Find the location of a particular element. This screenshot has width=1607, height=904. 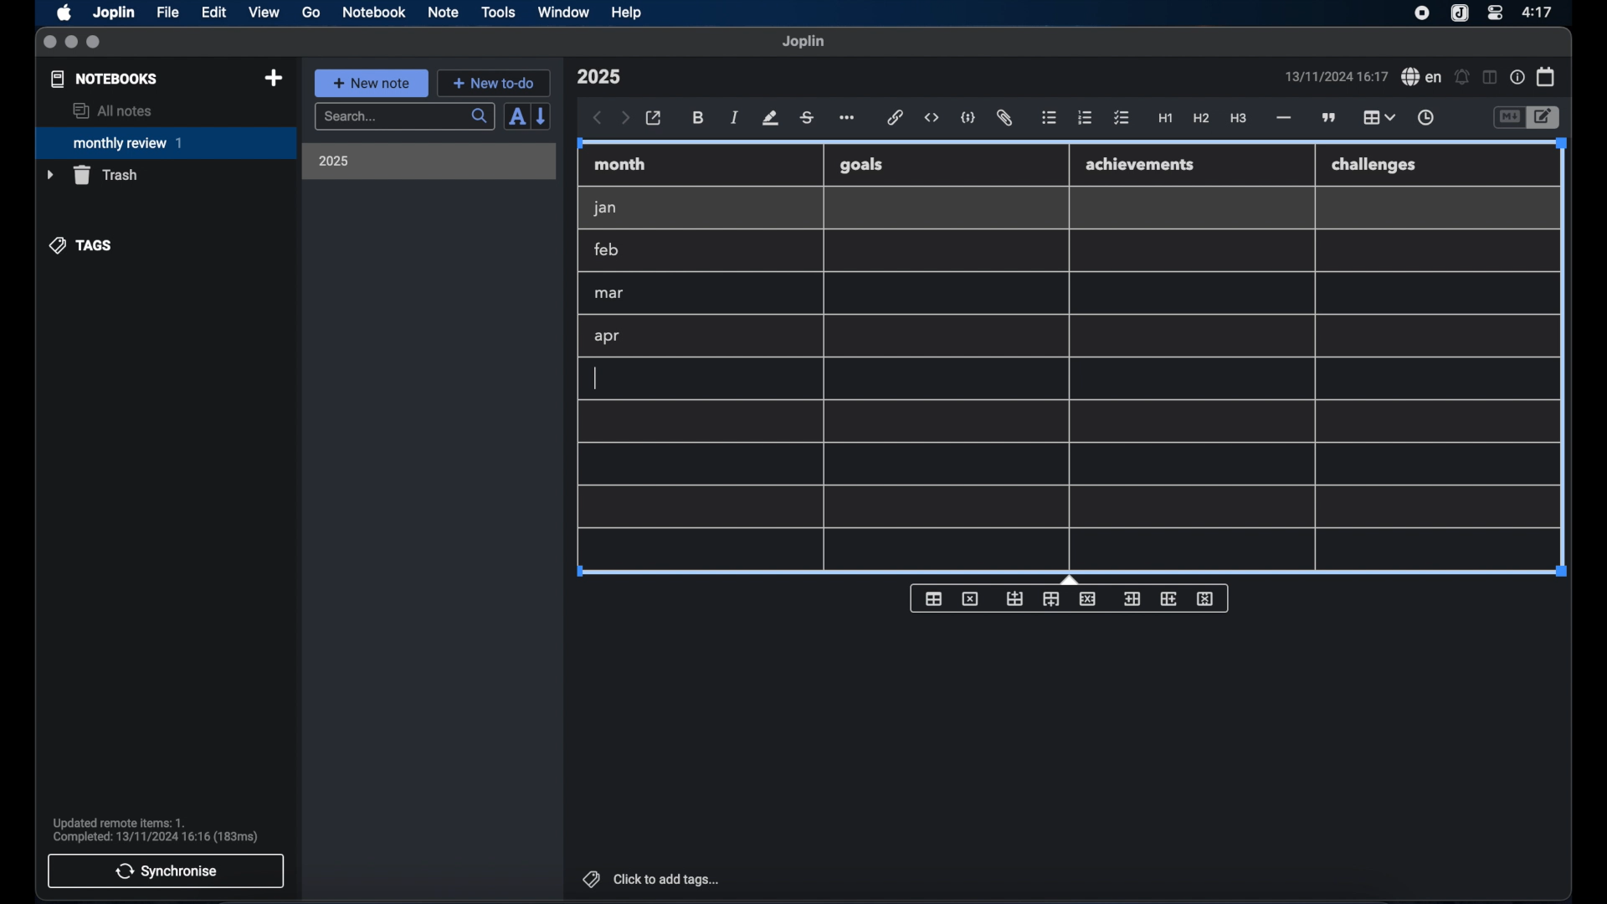

feb is located at coordinates (608, 249).